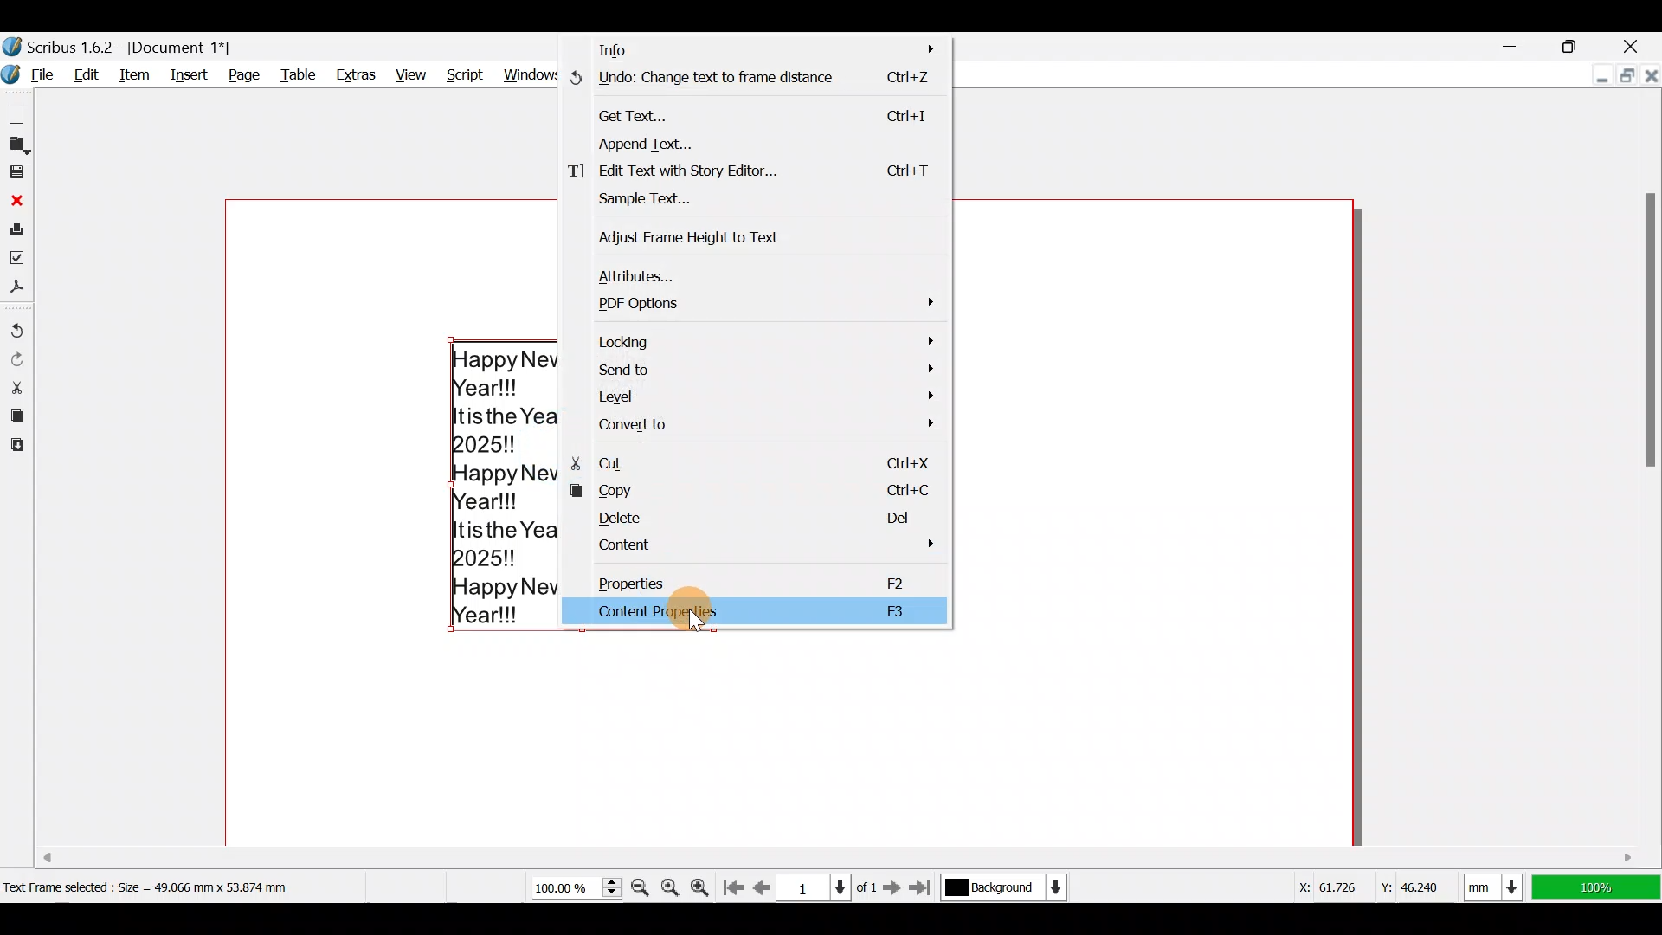  What do you see at coordinates (462, 70) in the screenshot?
I see `Script` at bounding box center [462, 70].